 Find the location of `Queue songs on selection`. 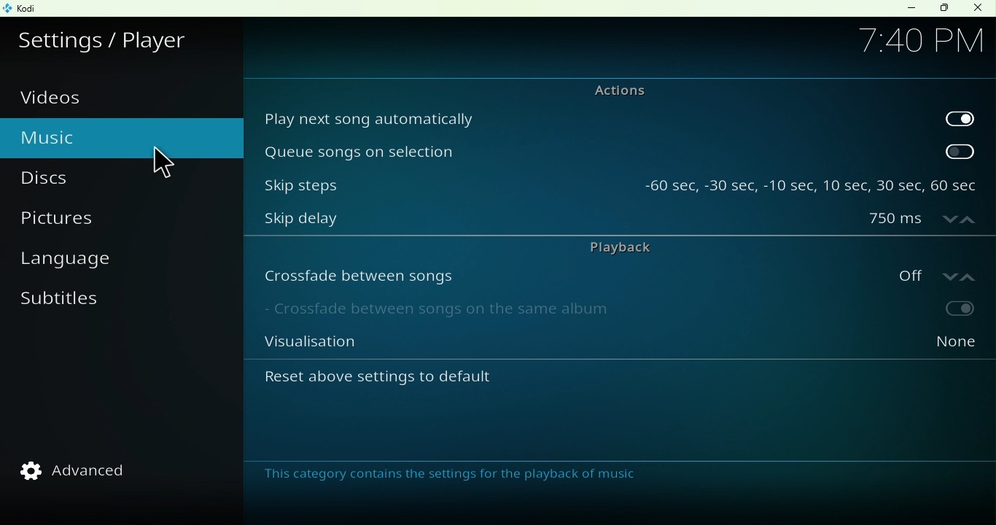

Queue songs on selection is located at coordinates (591, 151).